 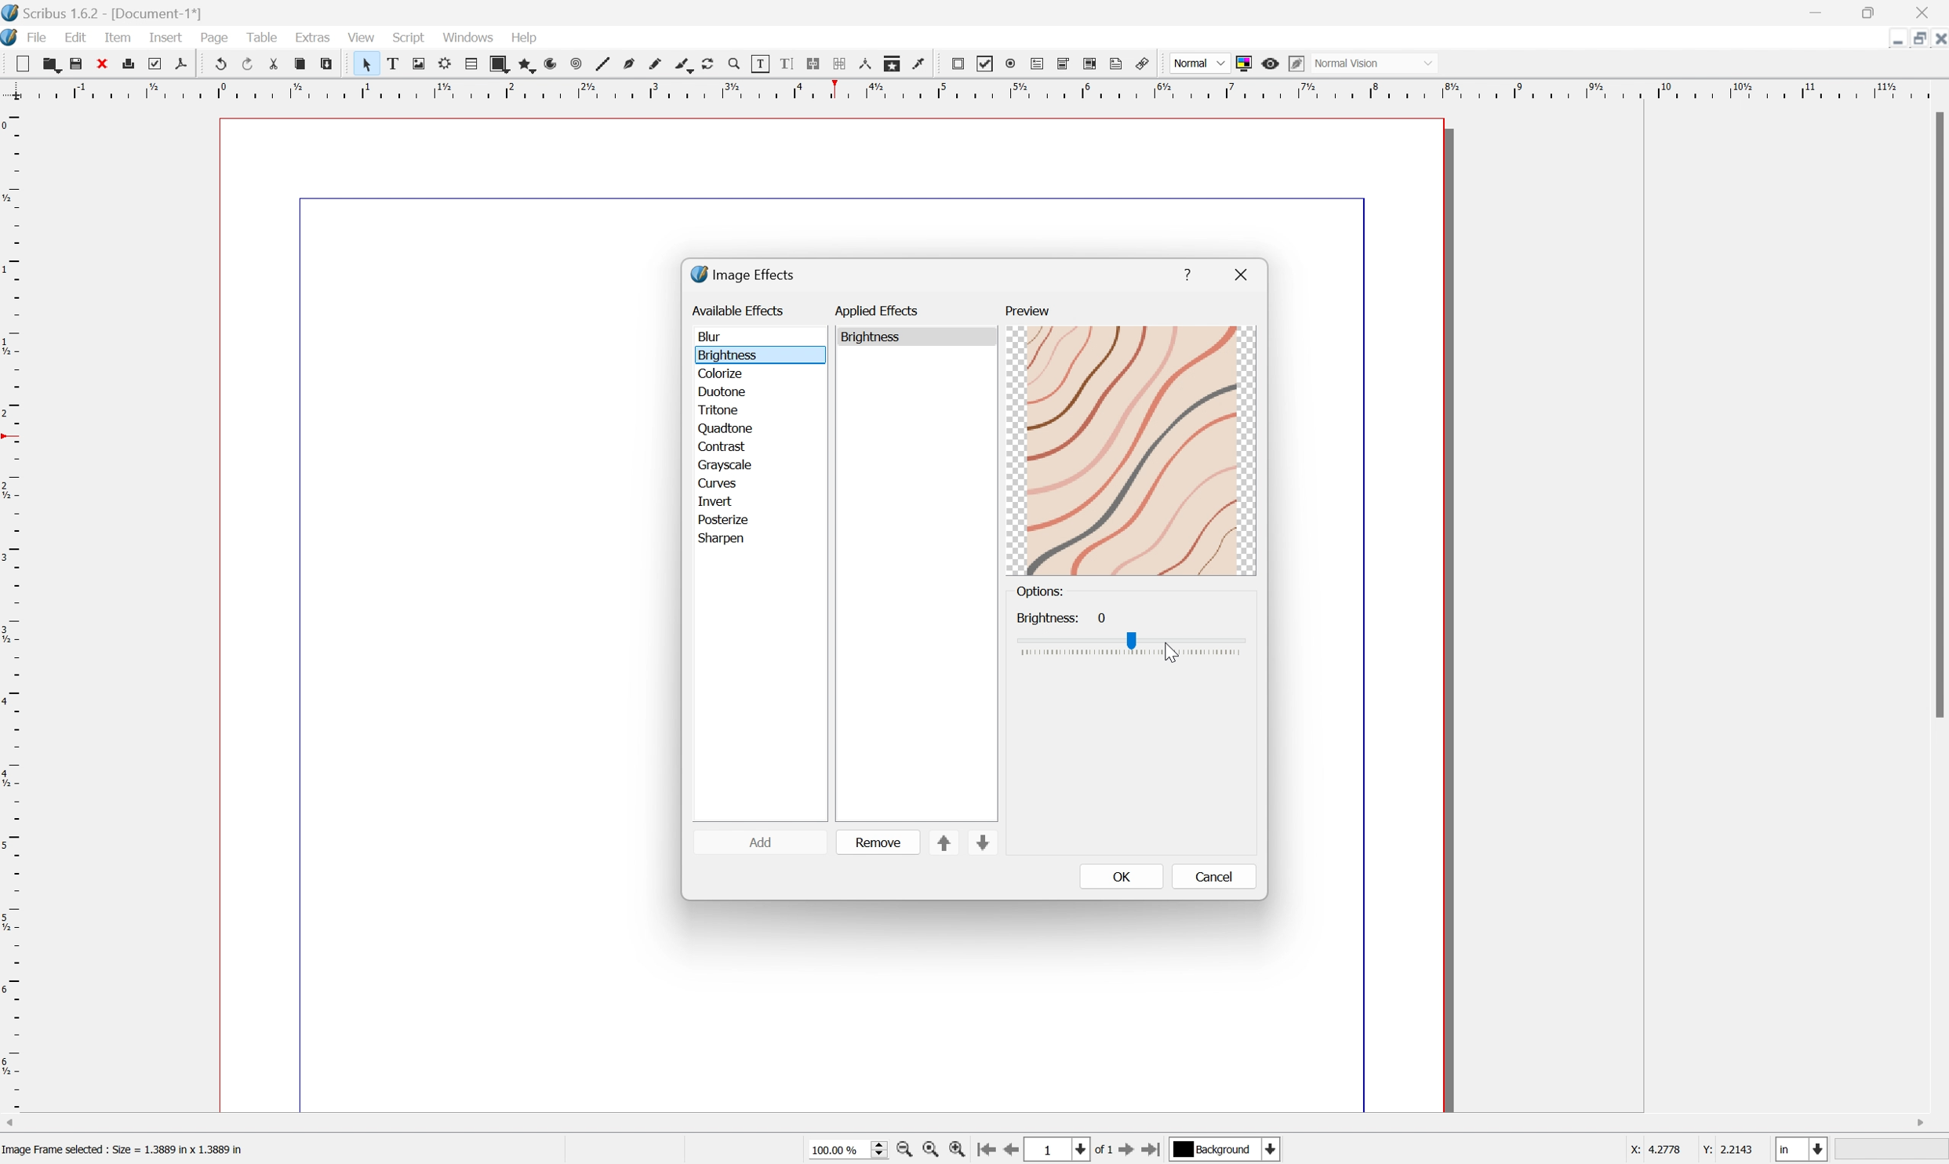 What do you see at coordinates (933, 1151) in the screenshot?
I see `Zoom to 100%` at bounding box center [933, 1151].